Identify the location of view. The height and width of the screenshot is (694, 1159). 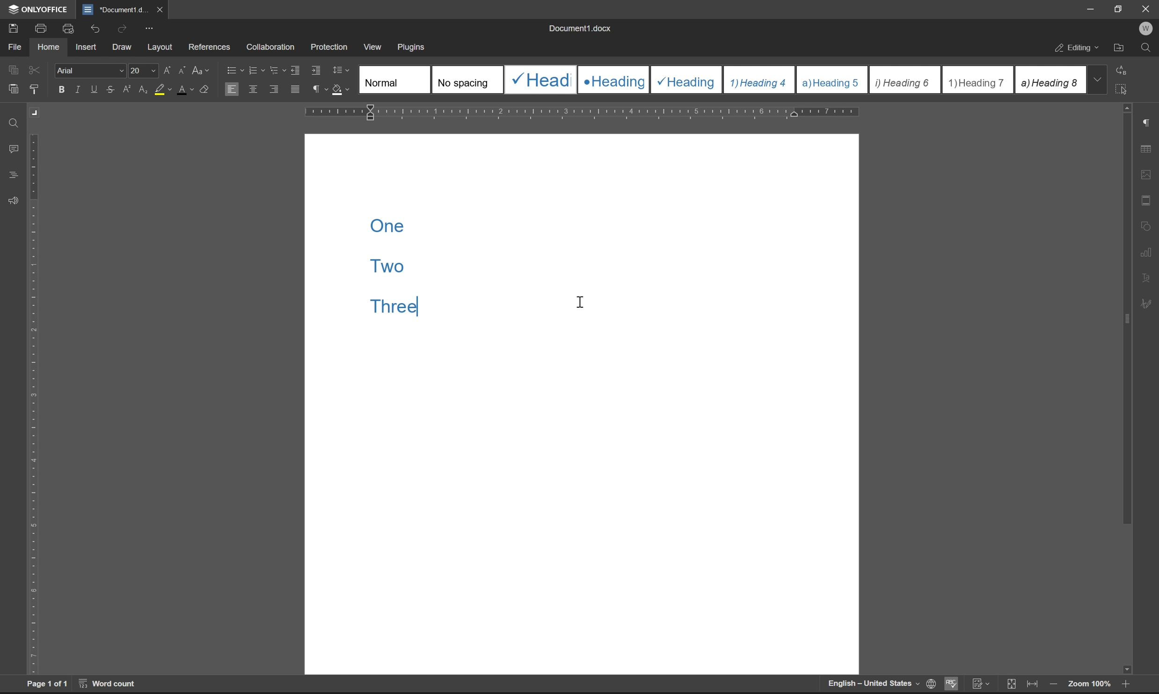
(371, 44).